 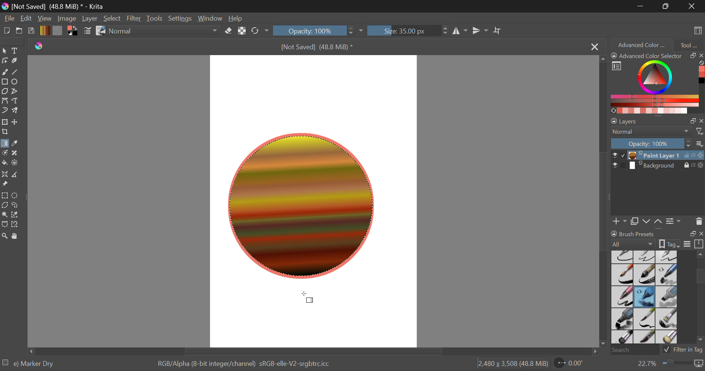 I want to click on Minimize, so click(x=667, y=6).